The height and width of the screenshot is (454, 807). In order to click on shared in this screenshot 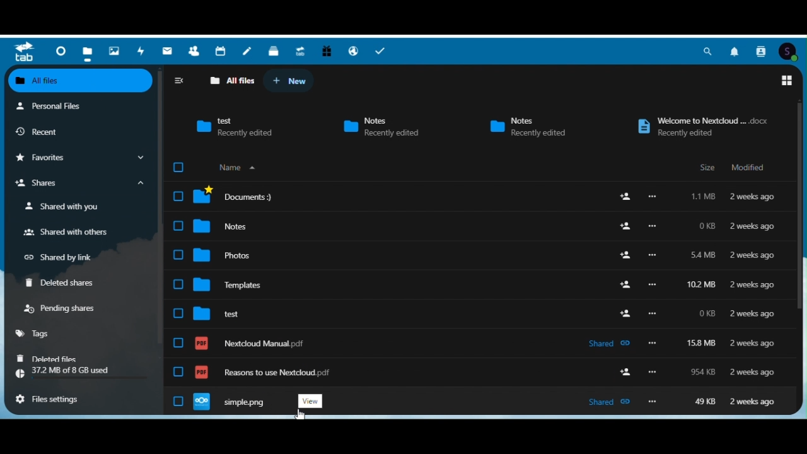, I will do `click(609, 344)`.